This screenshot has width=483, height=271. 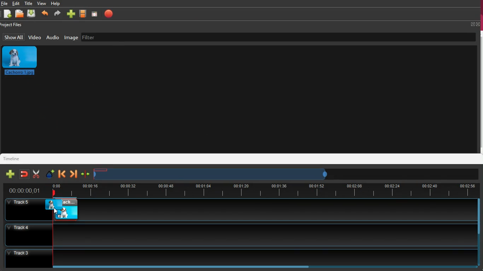 I want to click on join, so click(x=25, y=174).